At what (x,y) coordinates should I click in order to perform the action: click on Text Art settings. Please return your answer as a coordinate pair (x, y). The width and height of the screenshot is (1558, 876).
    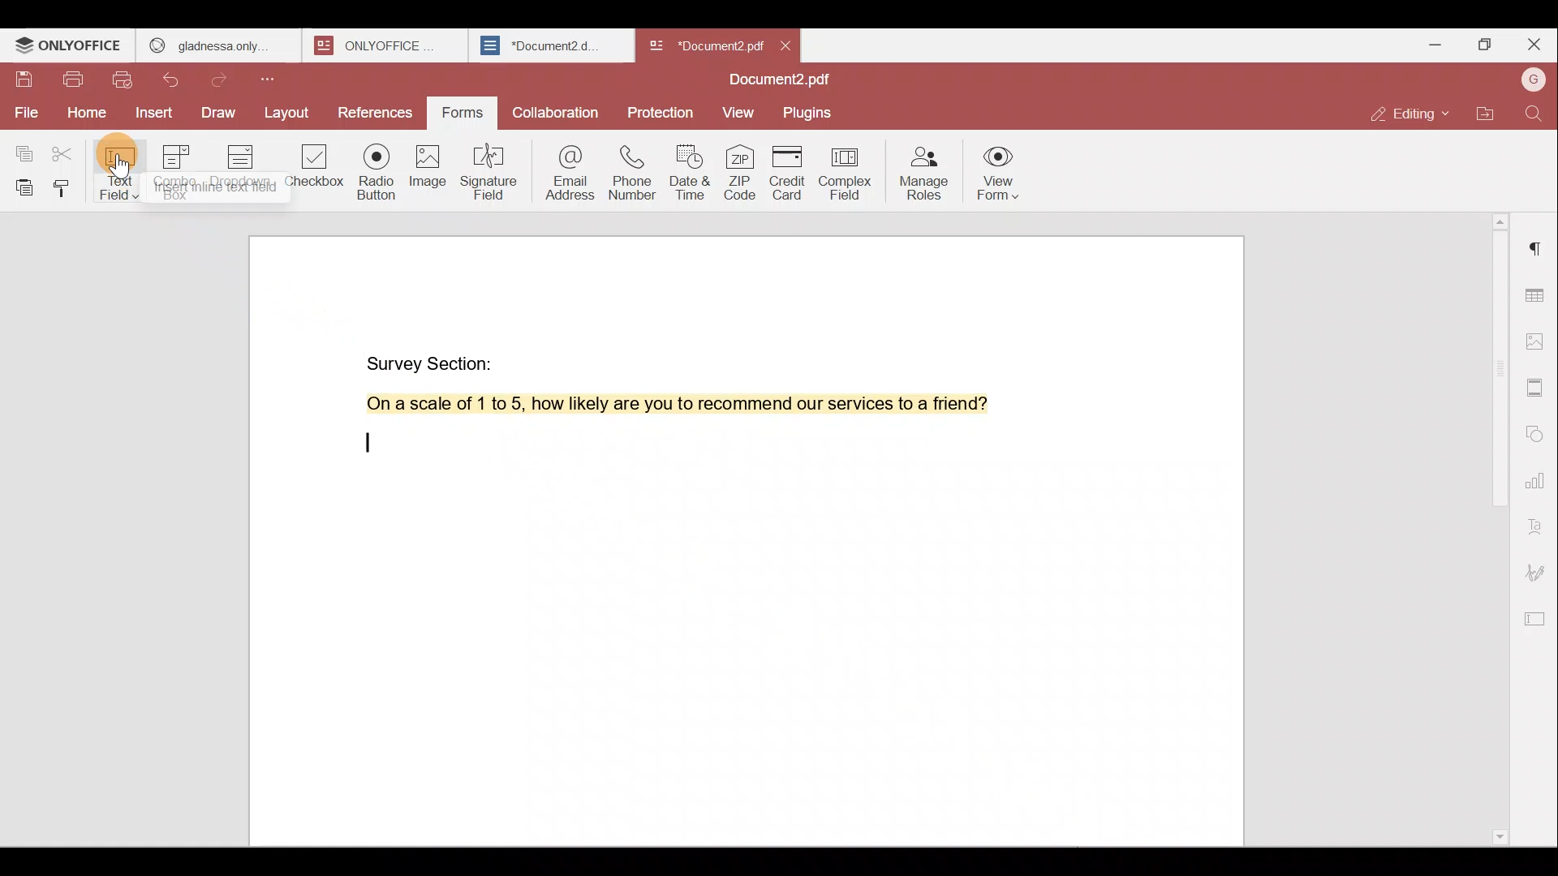
    Looking at the image, I should click on (1538, 522).